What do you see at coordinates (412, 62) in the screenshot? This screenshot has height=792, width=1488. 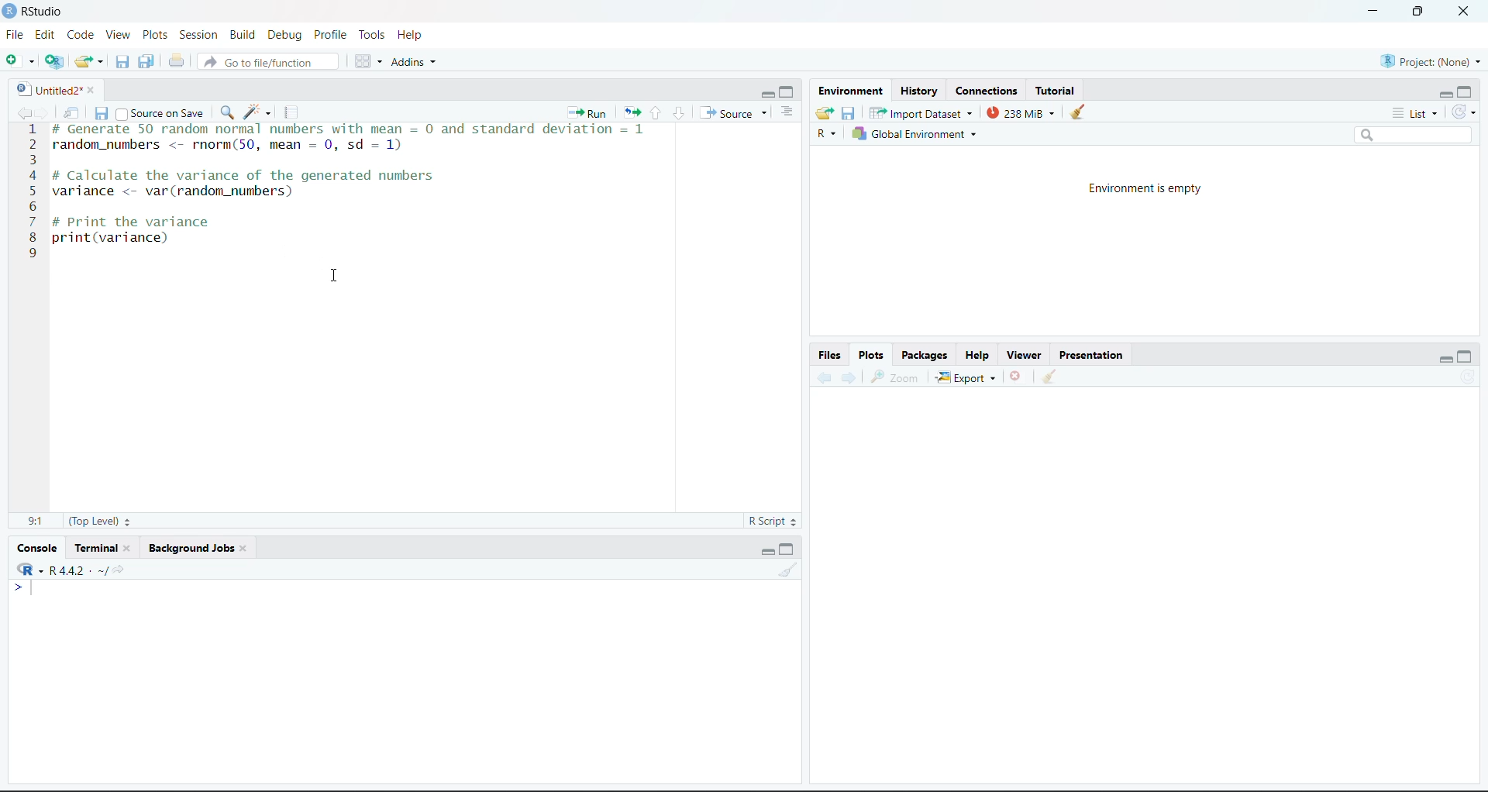 I see `Addins` at bounding box center [412, 62].